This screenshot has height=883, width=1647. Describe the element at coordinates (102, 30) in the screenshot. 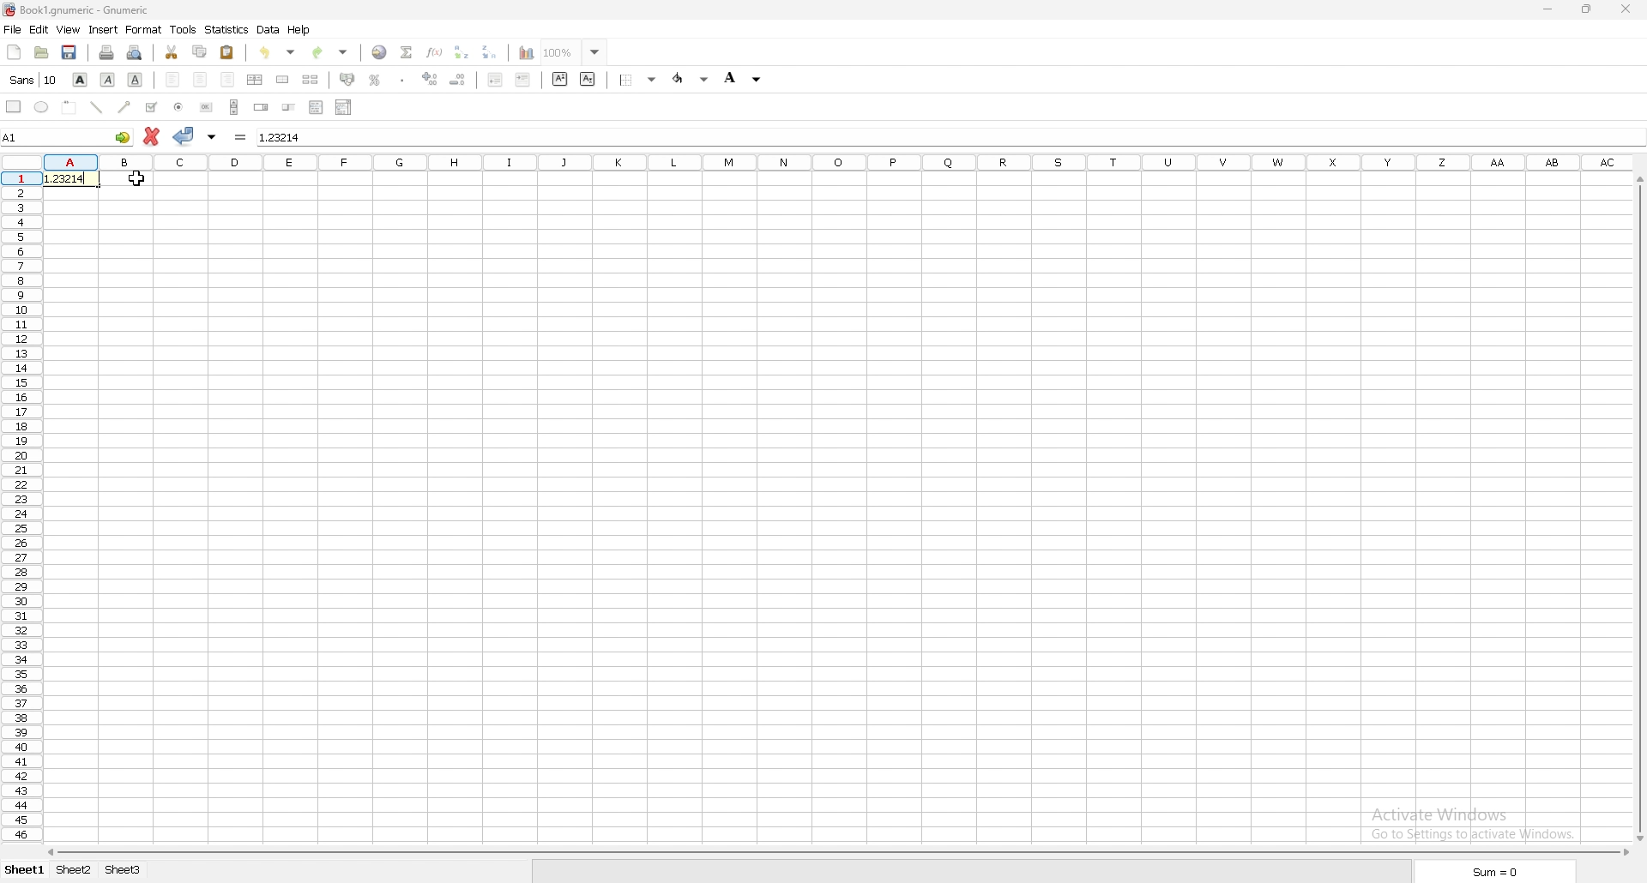

I see `insert` at that location.